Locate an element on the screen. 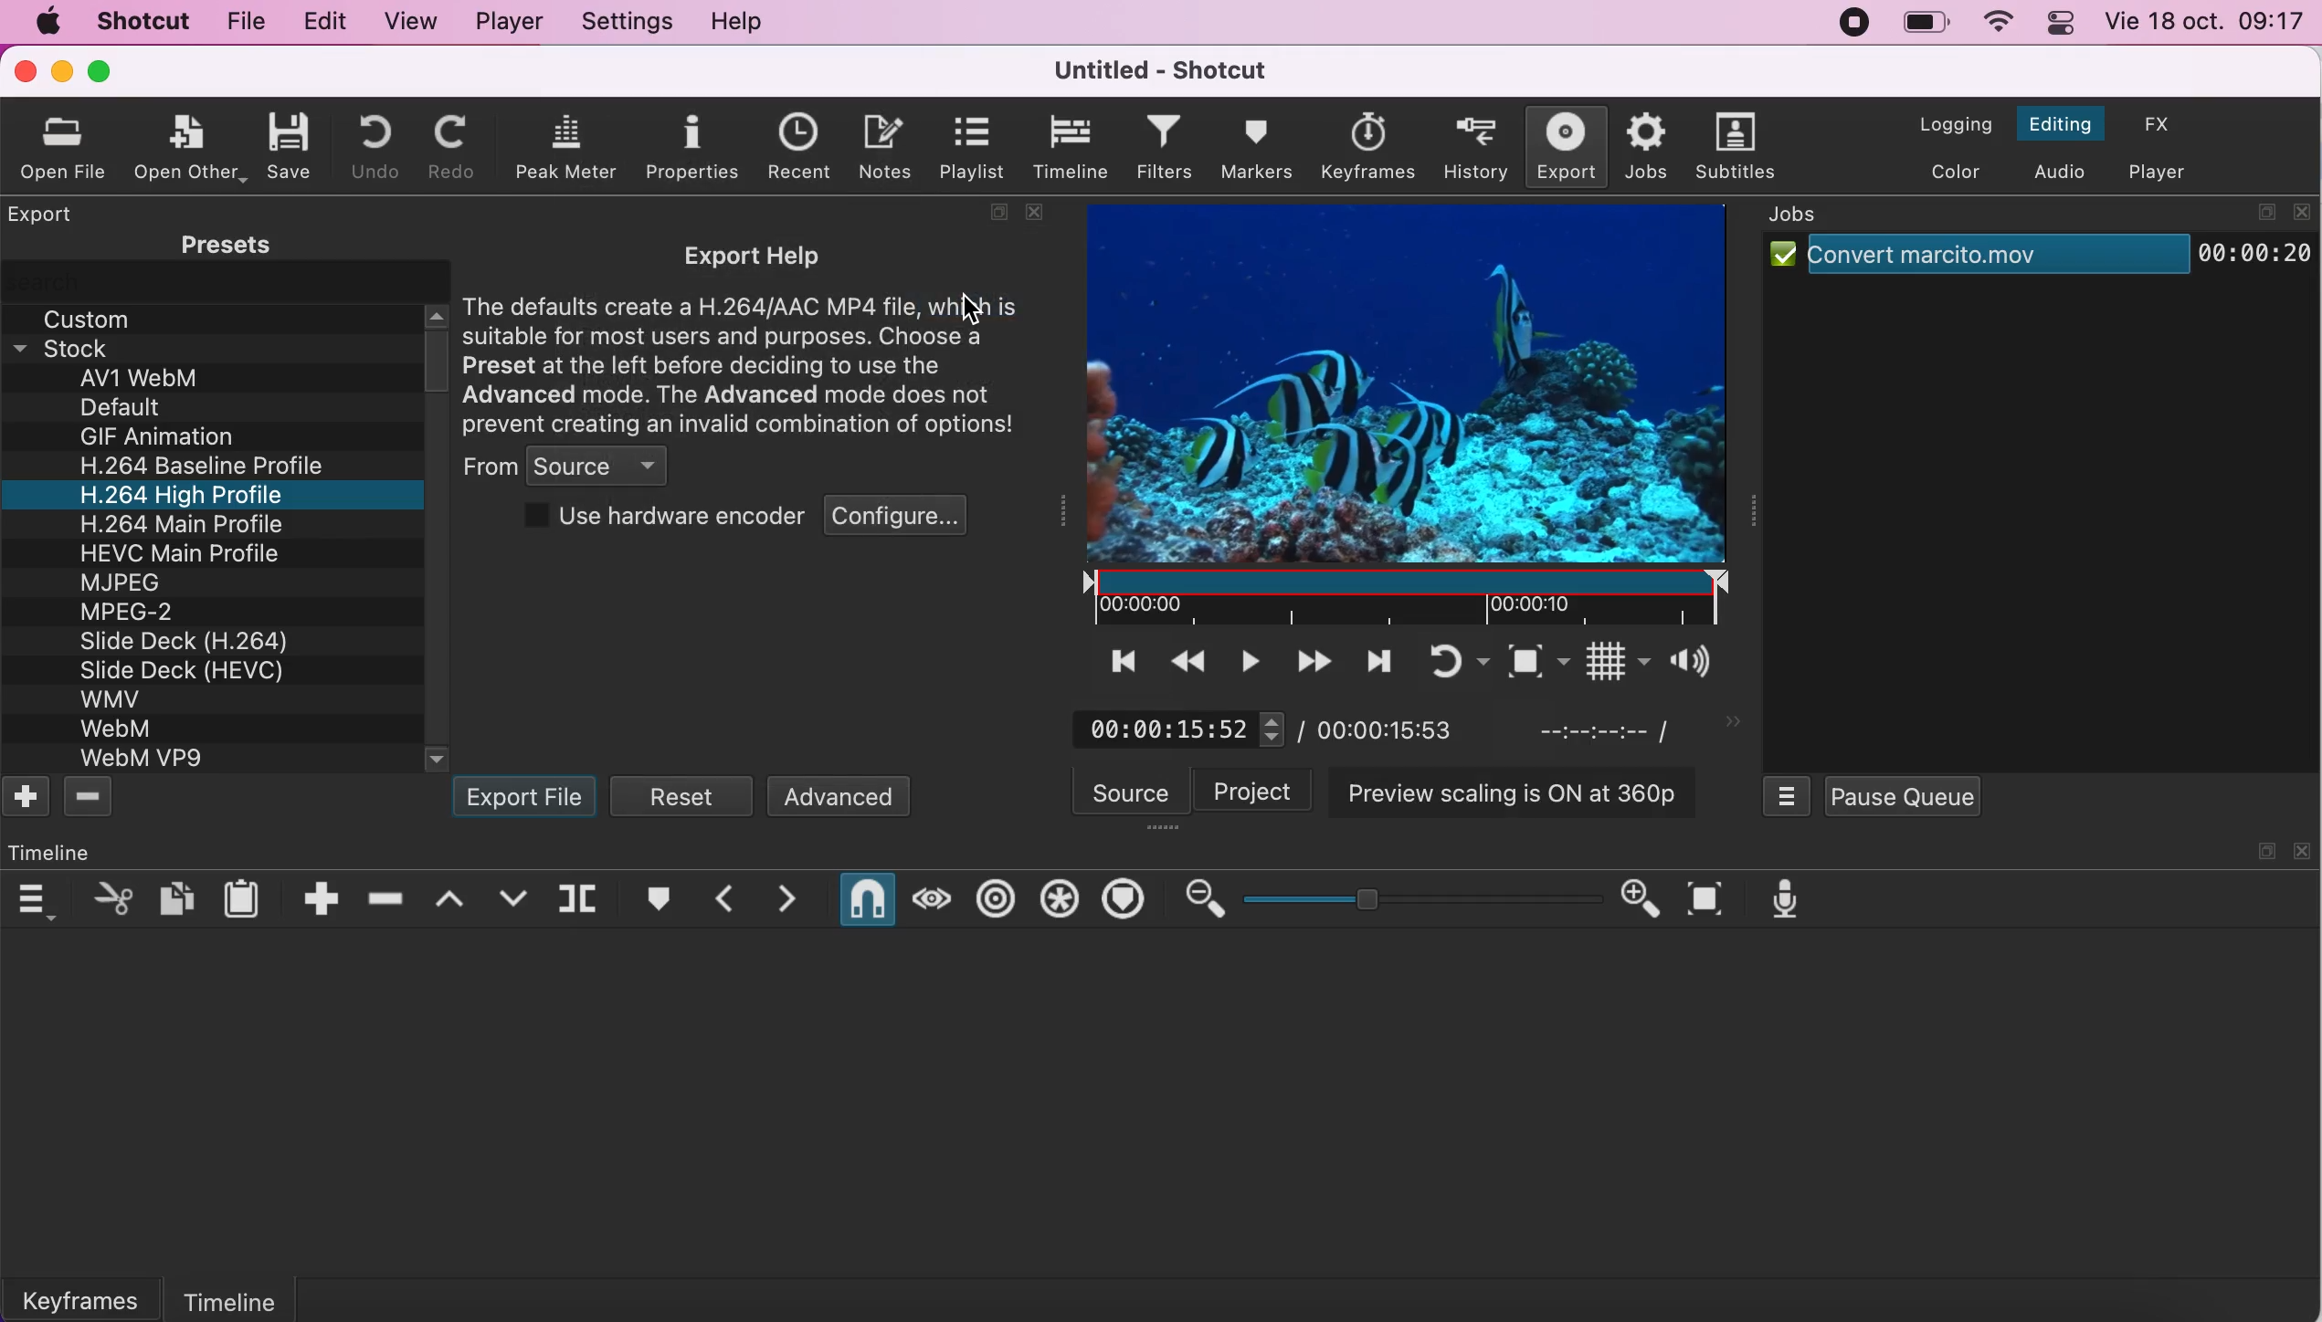 The image size is (2322, 1322). split at playhead is located at coordinates (584, 902).